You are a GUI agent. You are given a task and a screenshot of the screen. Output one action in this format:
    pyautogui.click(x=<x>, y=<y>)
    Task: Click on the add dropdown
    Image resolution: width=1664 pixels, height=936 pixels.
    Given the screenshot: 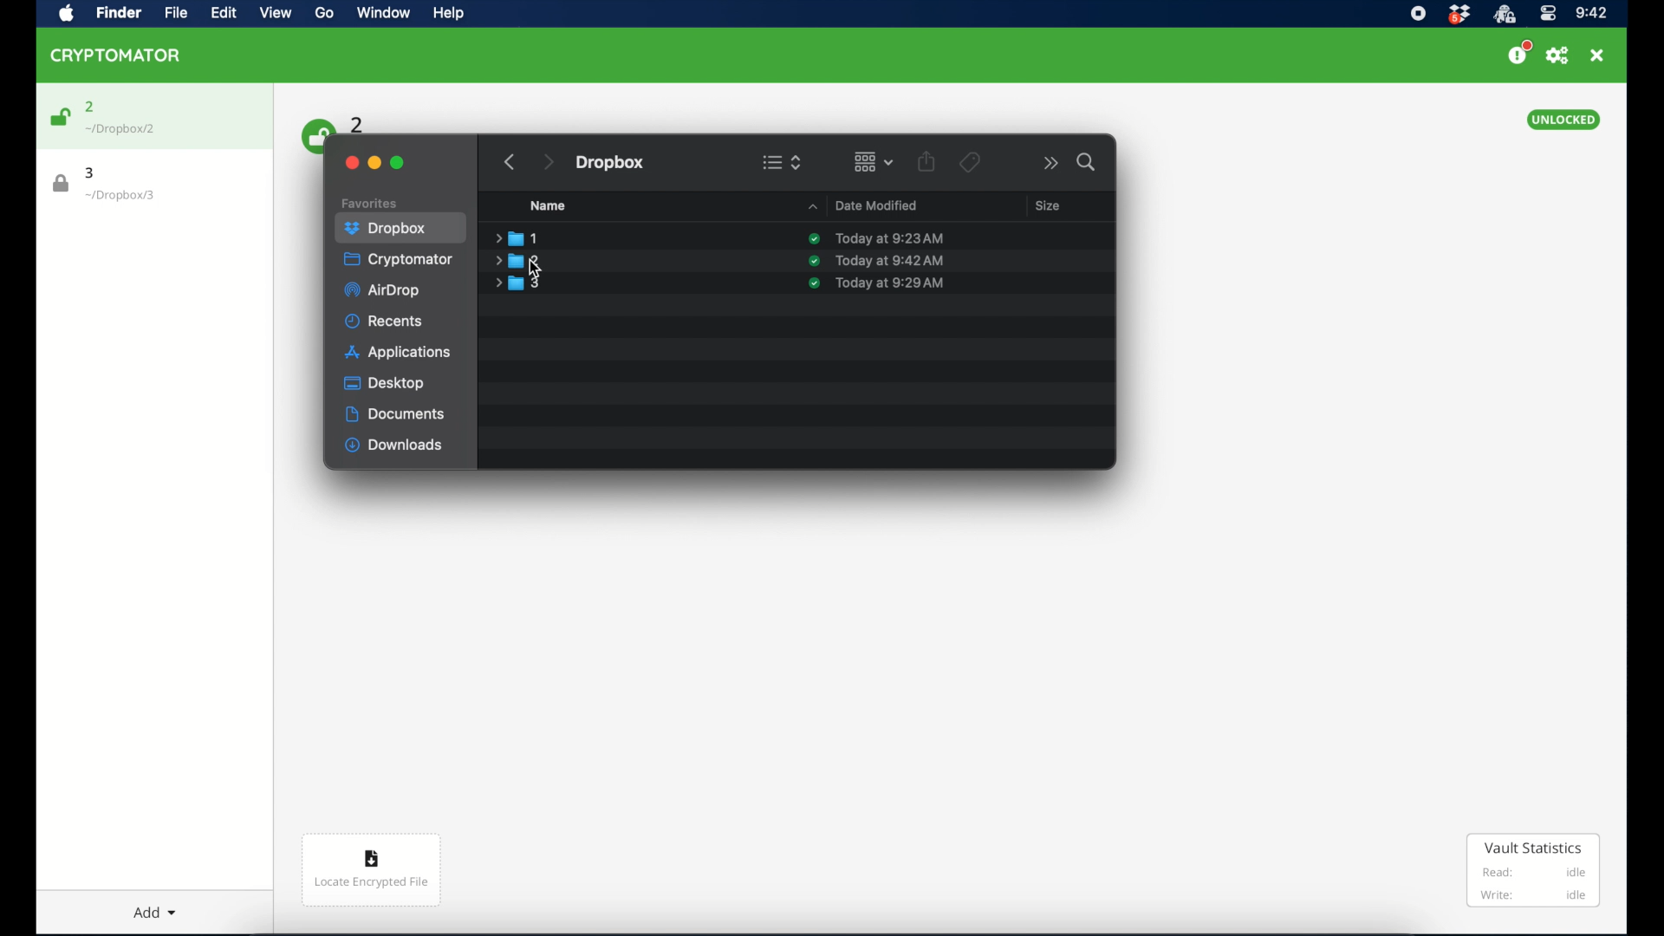 What is the action you would take?
    pyautogui.click(x=147, y=906)
    